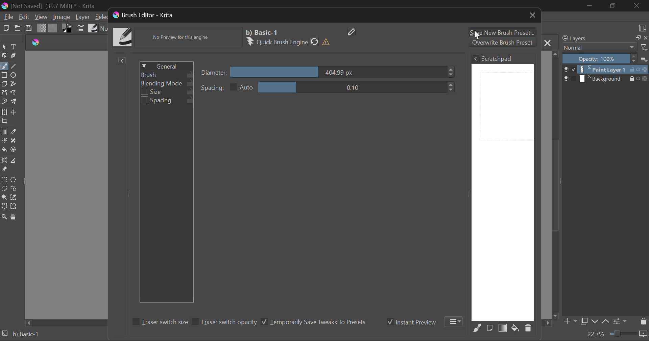 Image resolution: width=649 pixels, height=341 pixels. I want to click on Bezier Curve, so click(5, 93).